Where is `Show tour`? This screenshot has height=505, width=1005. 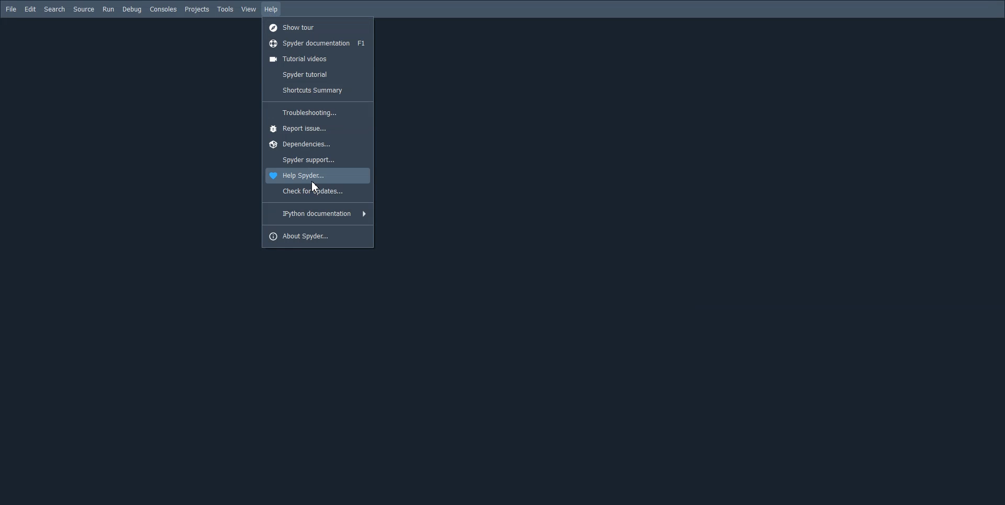
Show tour is located at coordinates (318, 28).